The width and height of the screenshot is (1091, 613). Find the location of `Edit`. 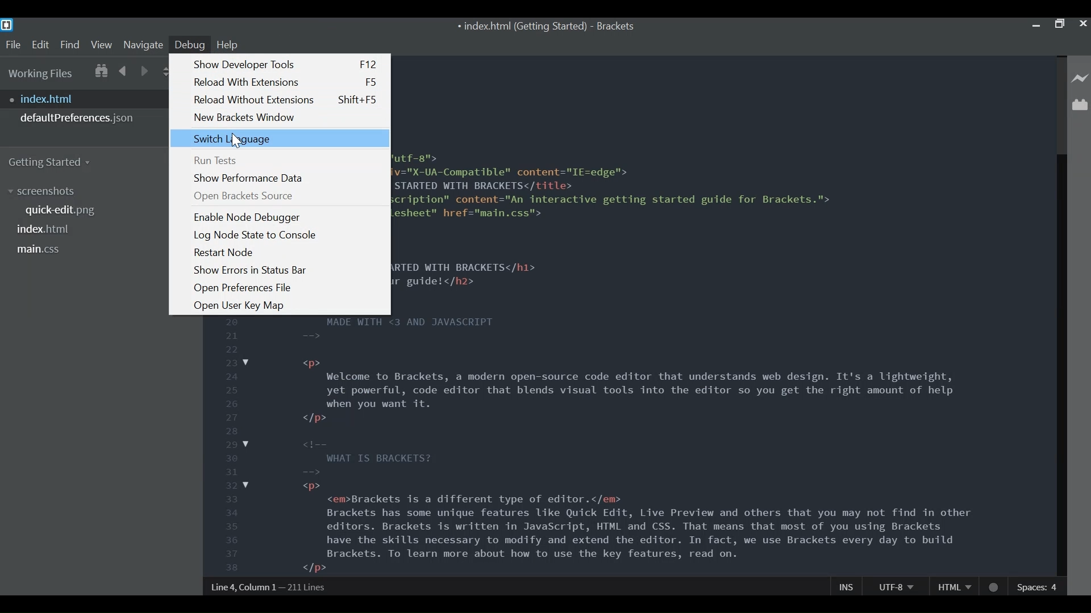

Edit is located at coordinates (40, 45).